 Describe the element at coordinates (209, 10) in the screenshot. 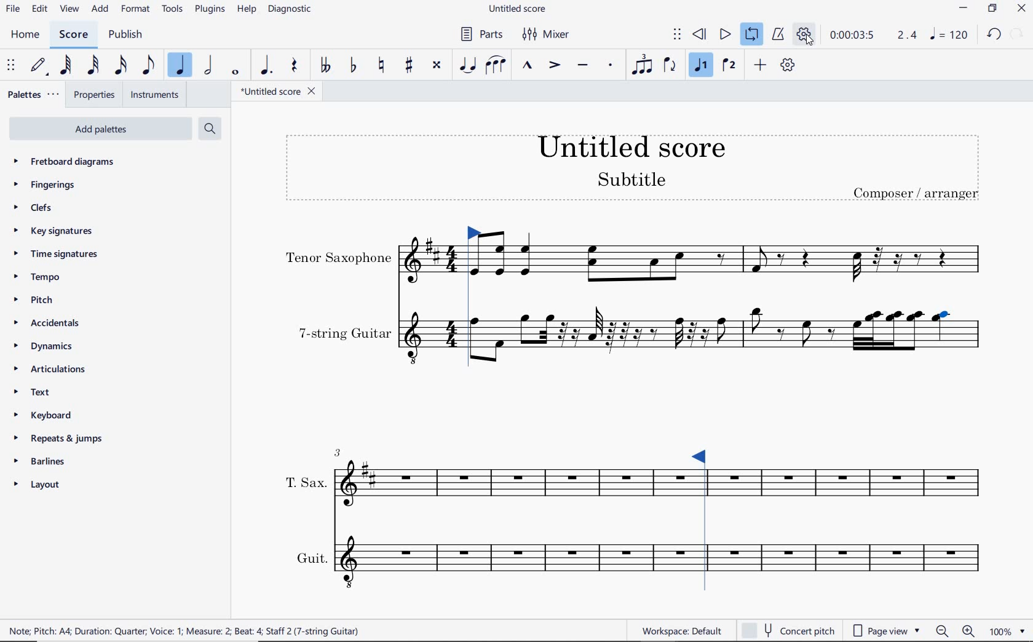

I see `PLUGINS` at that location.